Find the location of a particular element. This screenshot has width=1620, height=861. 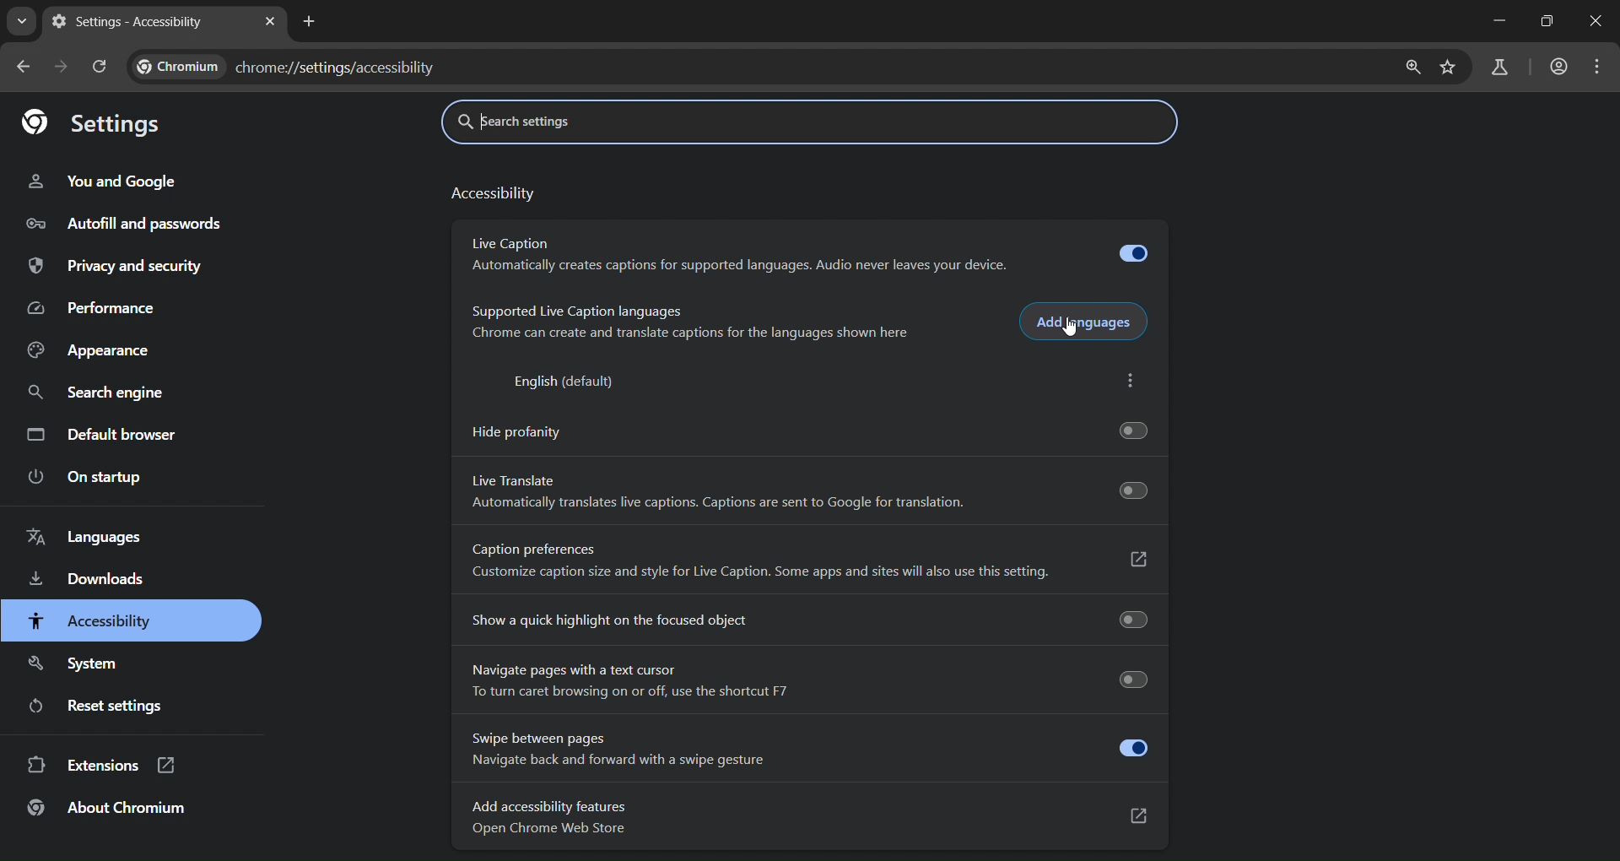

Caption preferences “
Customize caption size and style for Live Caption. Some apps and sites will also use this setting. is located at coordinates (810, 561).